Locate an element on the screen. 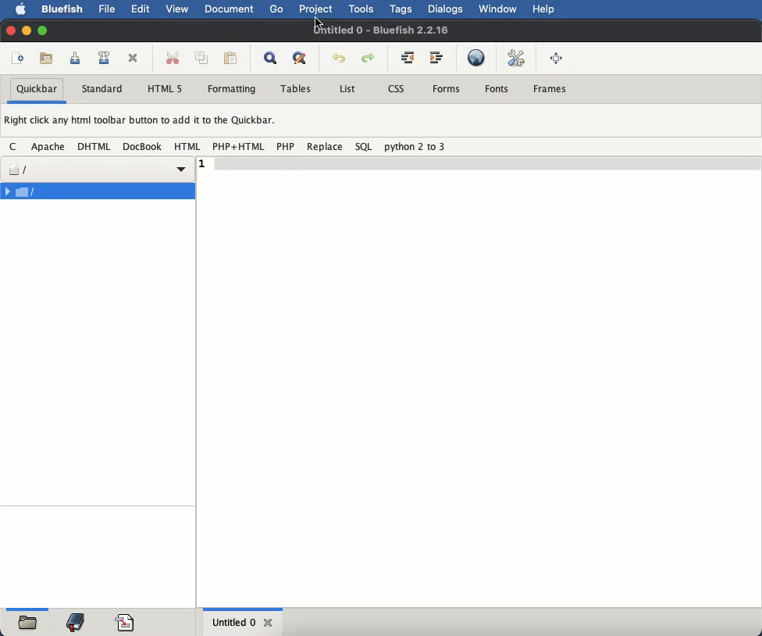  Untitled 0 - Bluefish 2.2.16 is located at coordinates (380, 30).